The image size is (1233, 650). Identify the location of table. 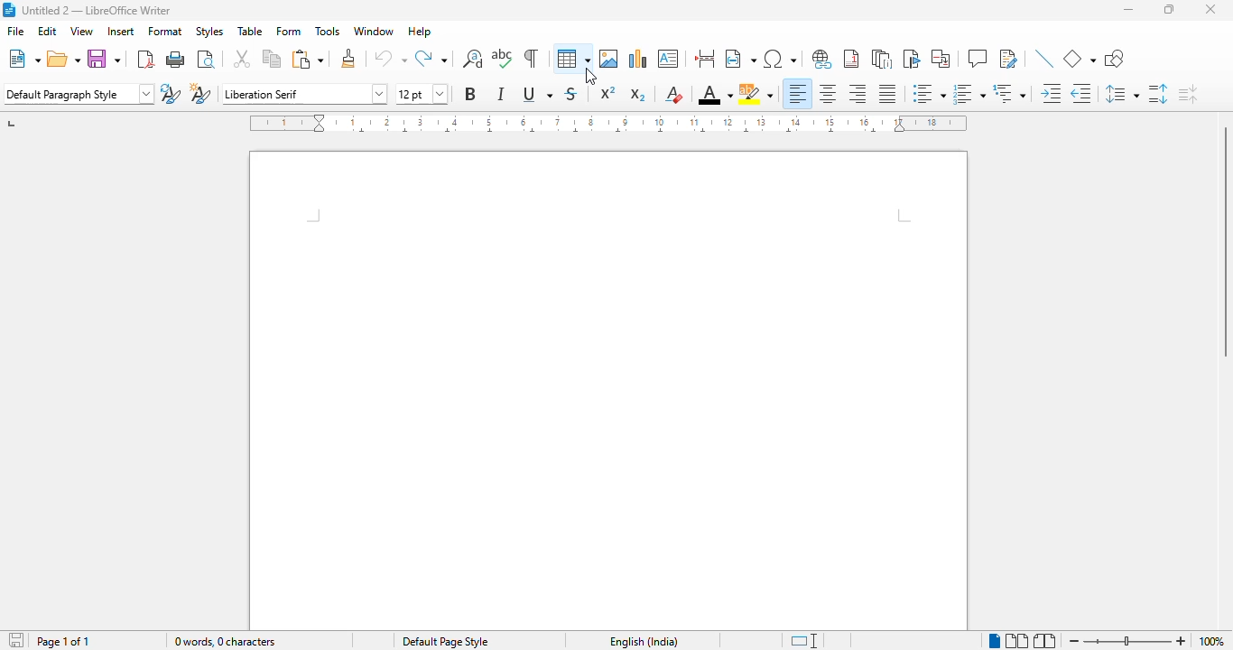
(572, 58).